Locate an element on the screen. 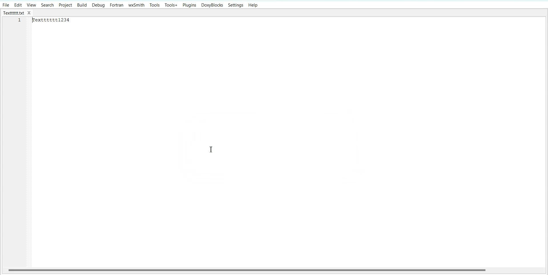 Image resolution: width=548 pixels, height=275 pixels. Project is located at coordinates (65, 5).